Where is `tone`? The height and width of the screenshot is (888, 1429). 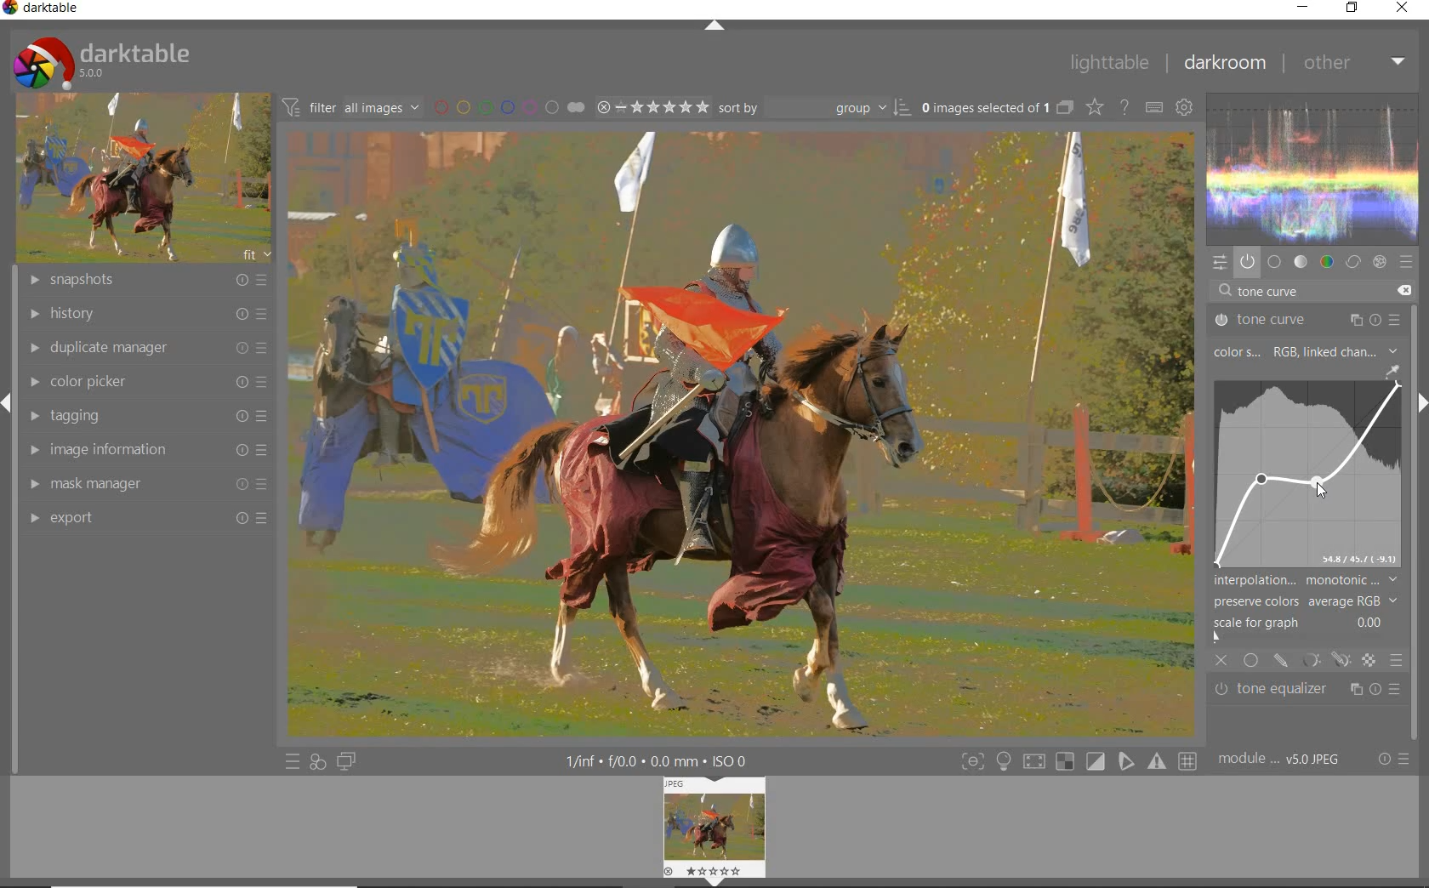
tone is located at coordinates (1301, 262).